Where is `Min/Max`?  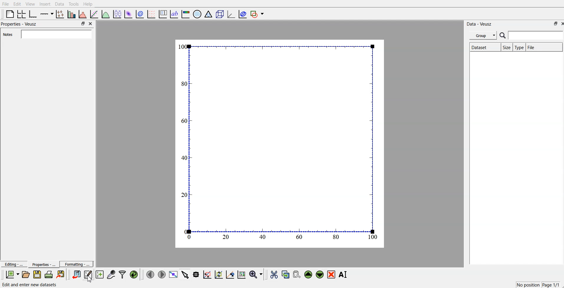
Min/Max is located at coordinates (555, 24).